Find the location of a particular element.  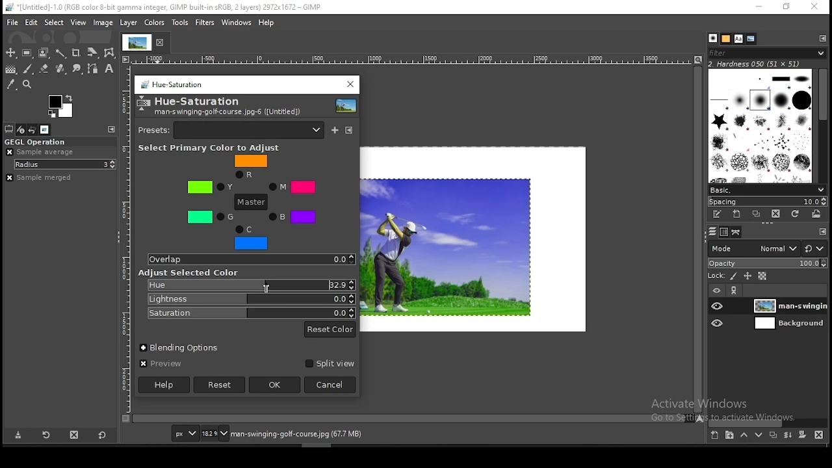

lightness is located at coordinates (250, 298).